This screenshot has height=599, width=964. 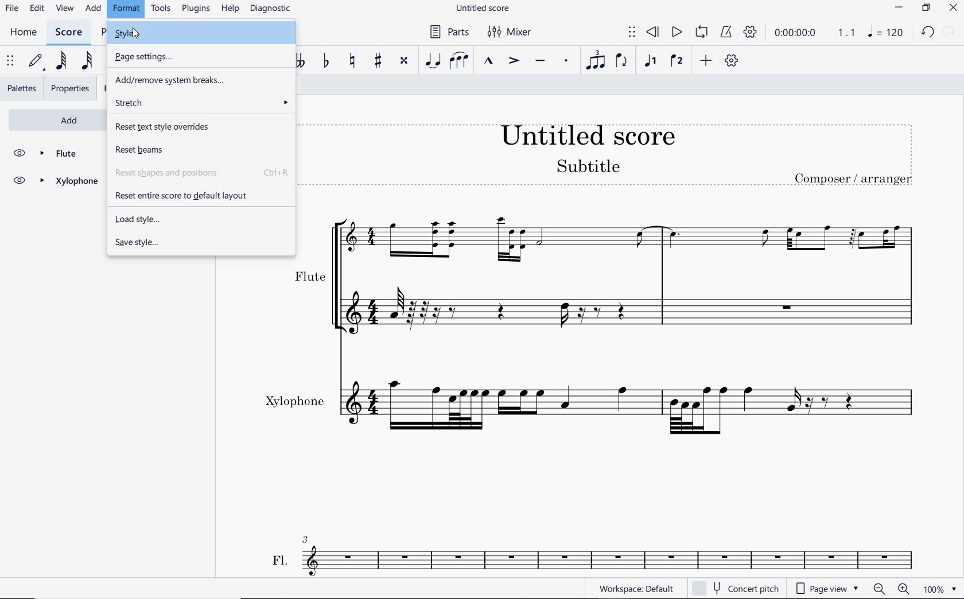 What do you see at coordinates (829, 588) in the screenshot?
I see `PAGE VIEW` at bounding box center [829, 588].